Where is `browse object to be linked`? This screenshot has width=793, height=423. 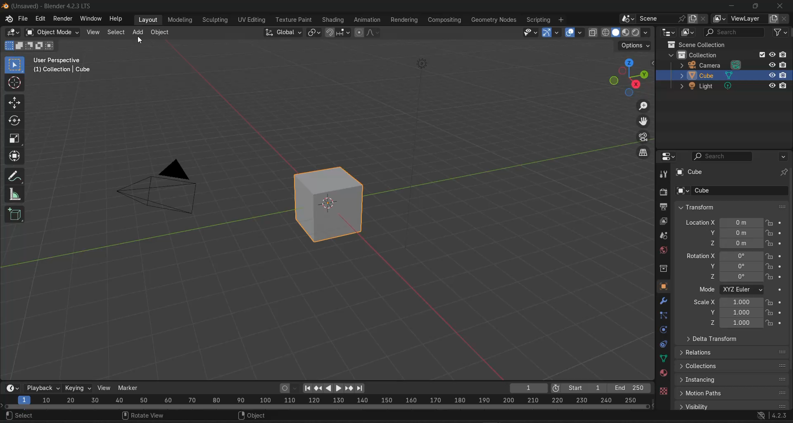 browse object to be linked is located at coordinates (683, 191).